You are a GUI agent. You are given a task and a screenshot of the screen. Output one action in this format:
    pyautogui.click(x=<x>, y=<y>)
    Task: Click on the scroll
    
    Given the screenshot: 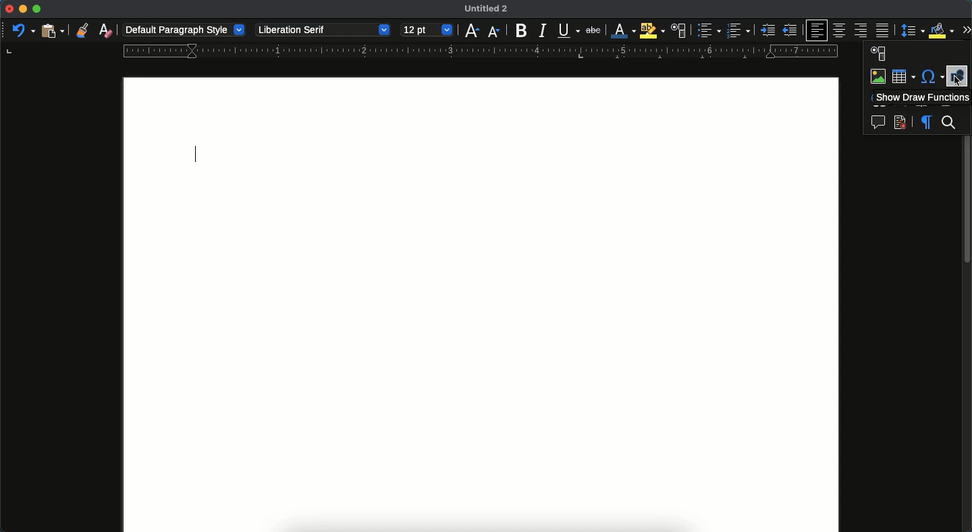 What is the action you would take?
    pyautogui.click(x=967, y=332)
    